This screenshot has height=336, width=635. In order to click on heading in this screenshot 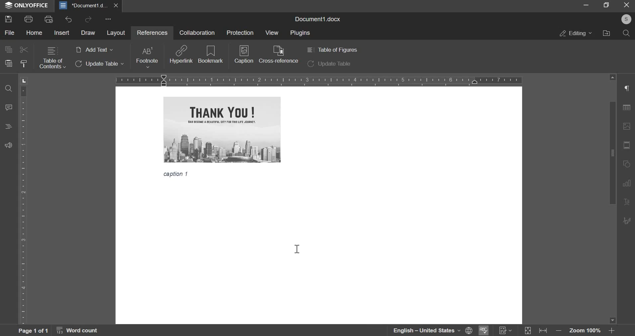, I will do `click(9, 126)`.